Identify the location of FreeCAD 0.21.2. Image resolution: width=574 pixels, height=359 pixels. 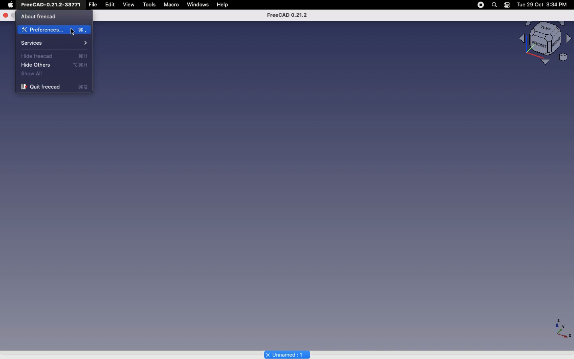
(287, 16).